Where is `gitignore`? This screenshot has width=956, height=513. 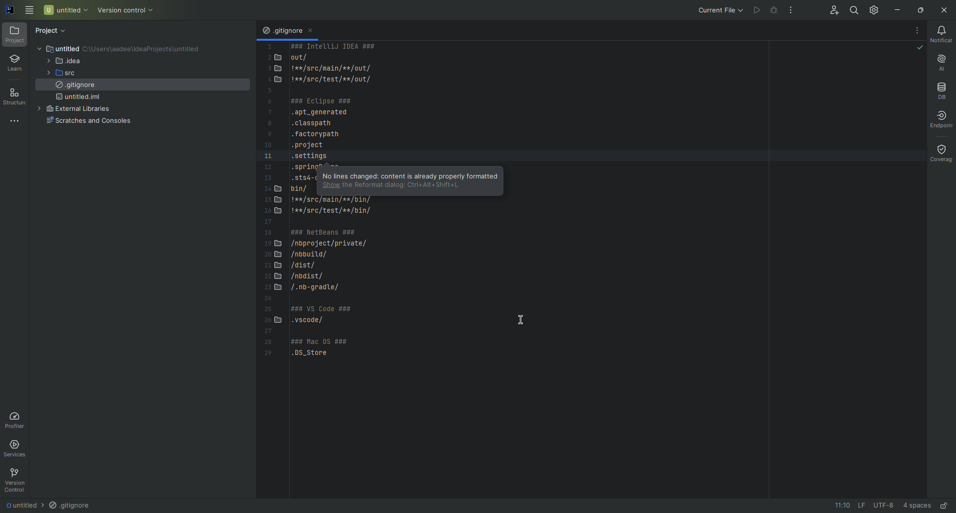
gitignore is located at coordinates (75, 87).